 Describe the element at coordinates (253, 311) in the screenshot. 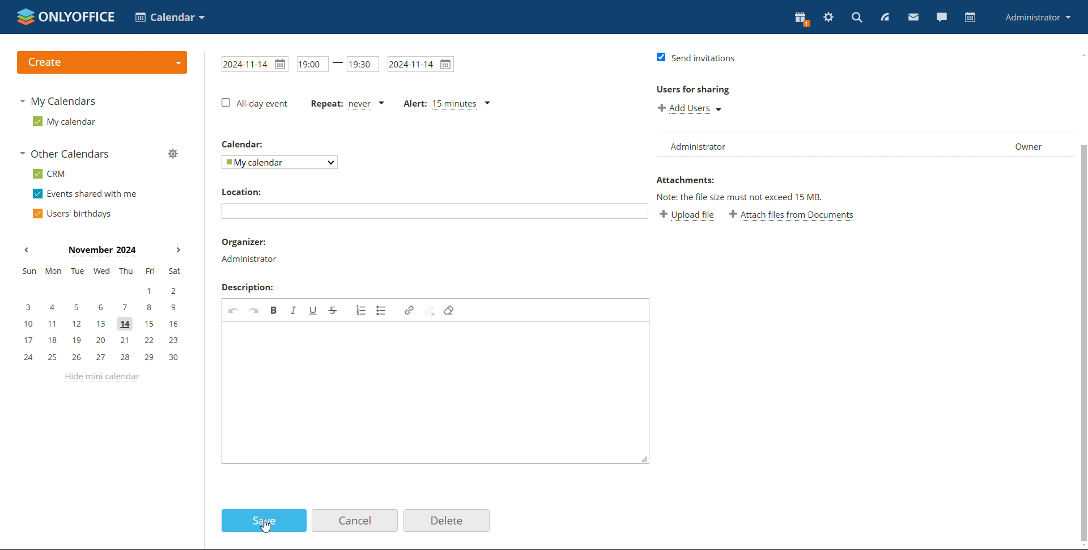

I see `redo` at that location.